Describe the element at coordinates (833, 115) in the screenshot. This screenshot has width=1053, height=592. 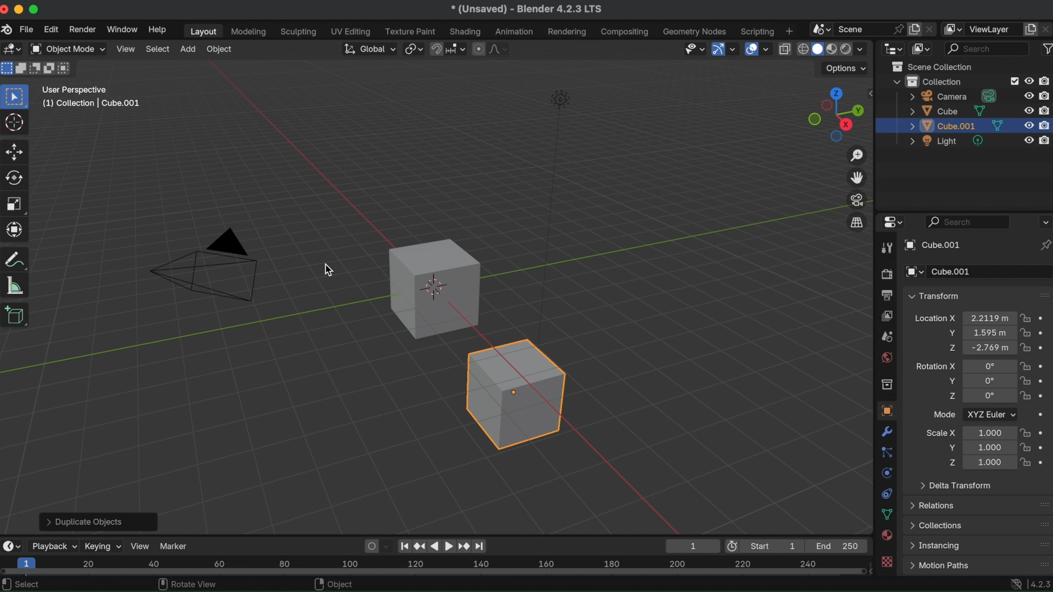
I see `preset viewpoints` at that location.